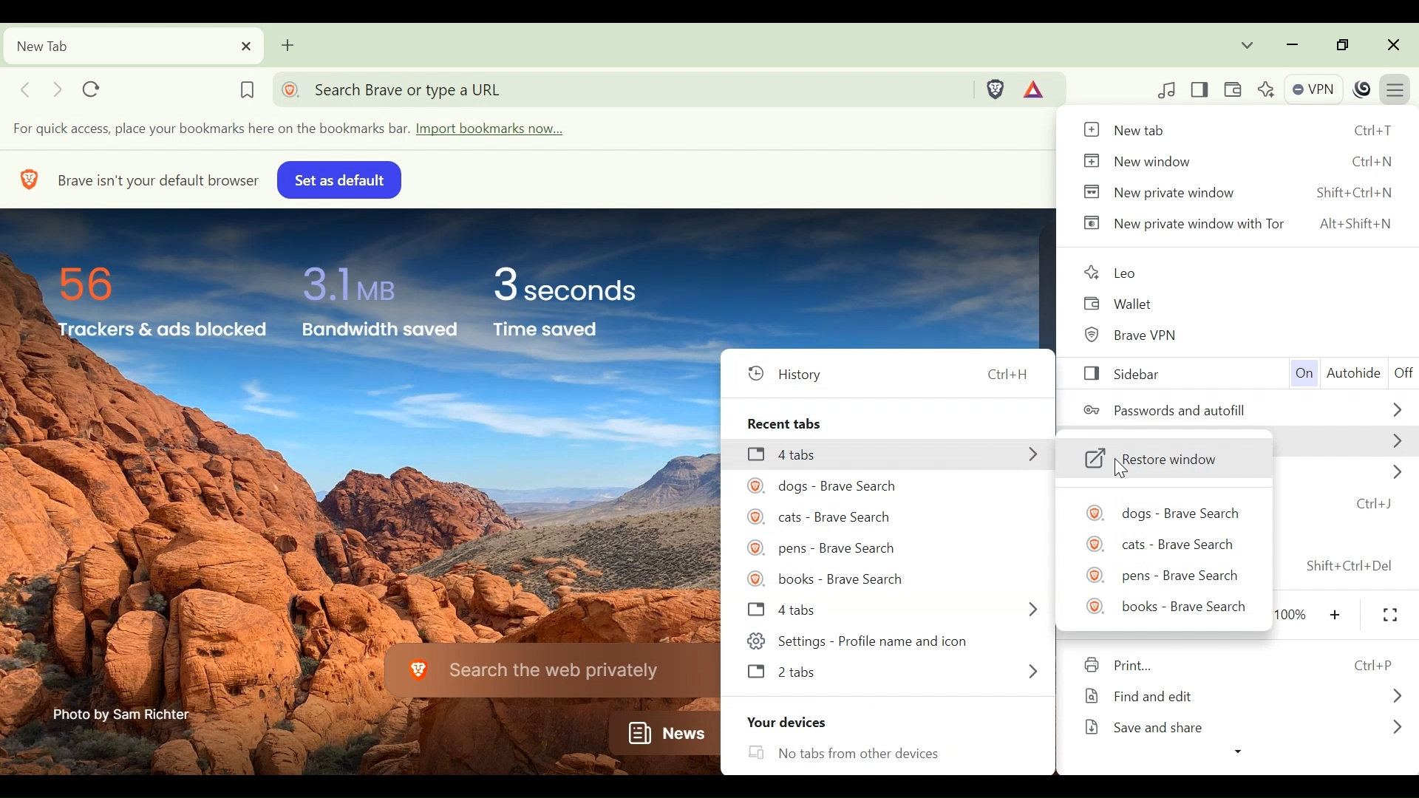 Image resolution: width=1419 pixels, height=798 pixels. I want to click on Brave Shield, so click(997, 89).